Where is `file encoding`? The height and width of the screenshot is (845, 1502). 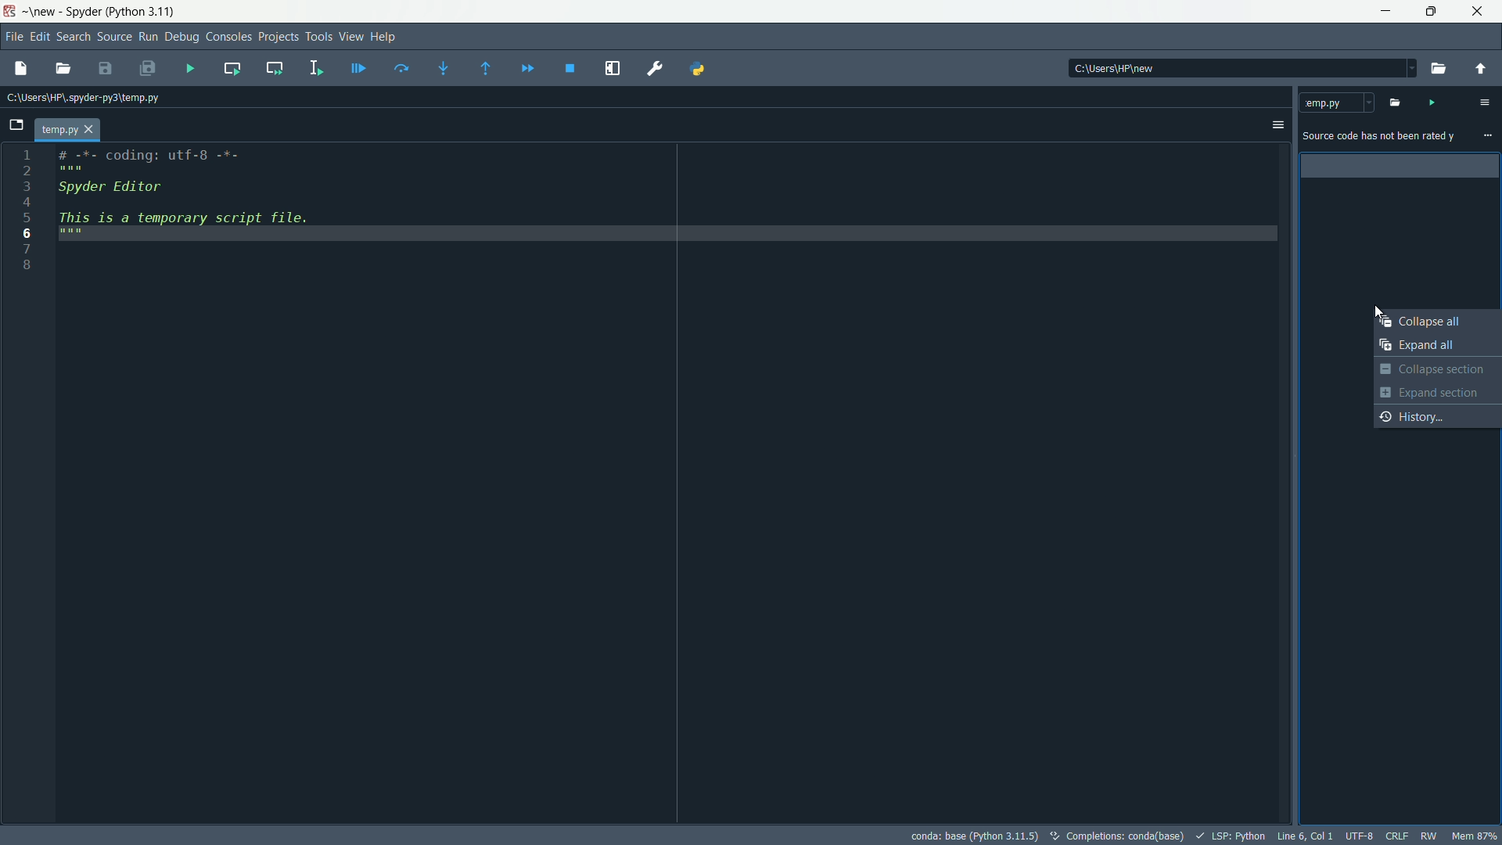
file encoding is located at coordinates (1358, 835).